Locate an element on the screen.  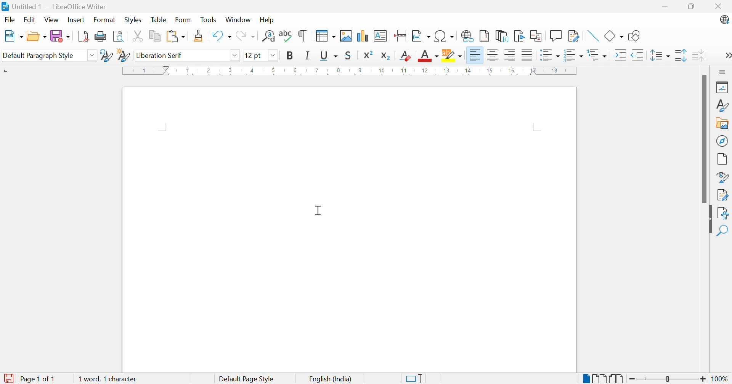
Print is located at coordinates (100, 36).